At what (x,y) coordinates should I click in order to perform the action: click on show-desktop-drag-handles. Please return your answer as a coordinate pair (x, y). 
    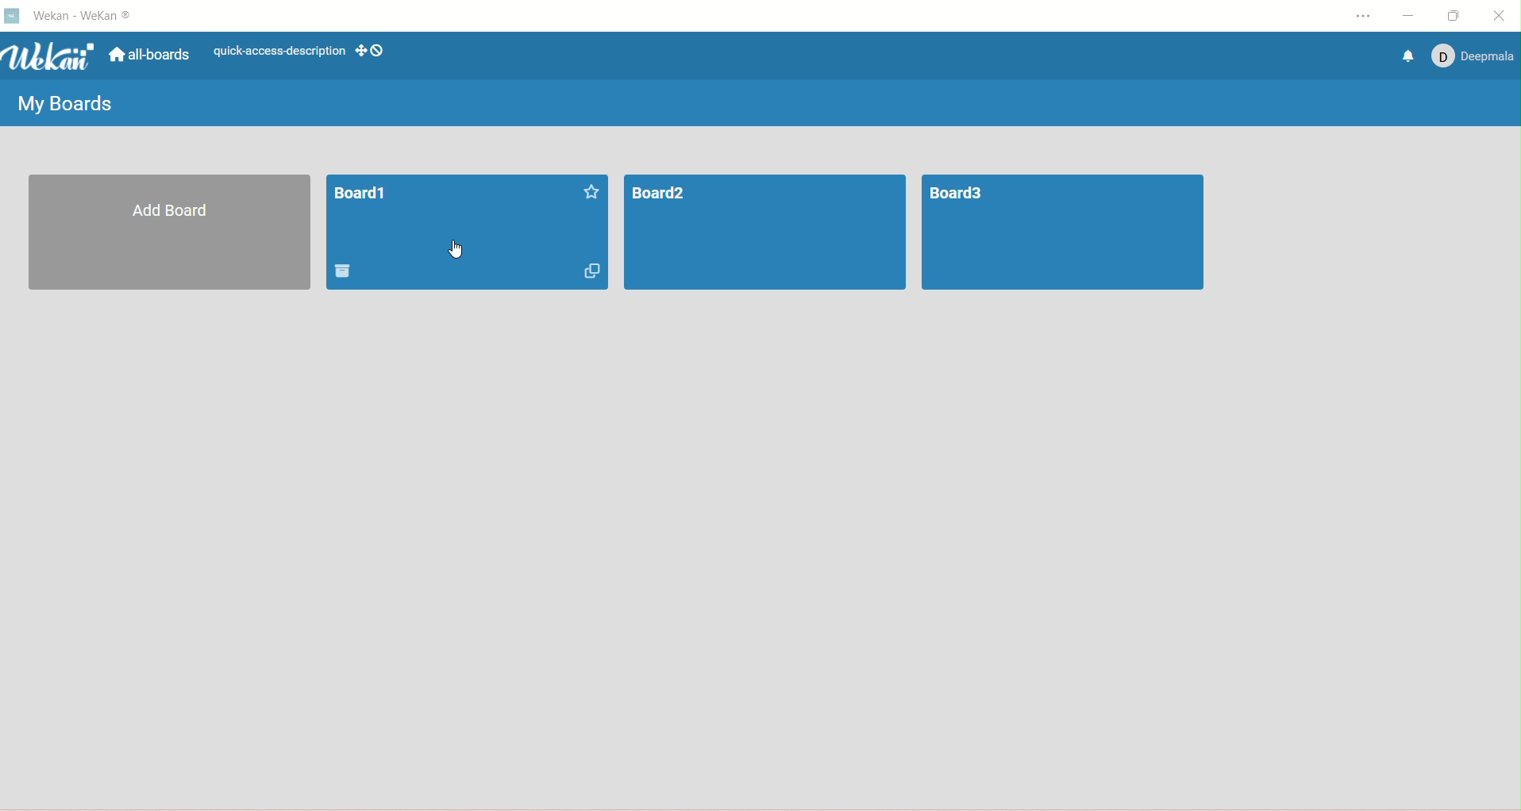
    Looking at the image, I should click on (369, 52).